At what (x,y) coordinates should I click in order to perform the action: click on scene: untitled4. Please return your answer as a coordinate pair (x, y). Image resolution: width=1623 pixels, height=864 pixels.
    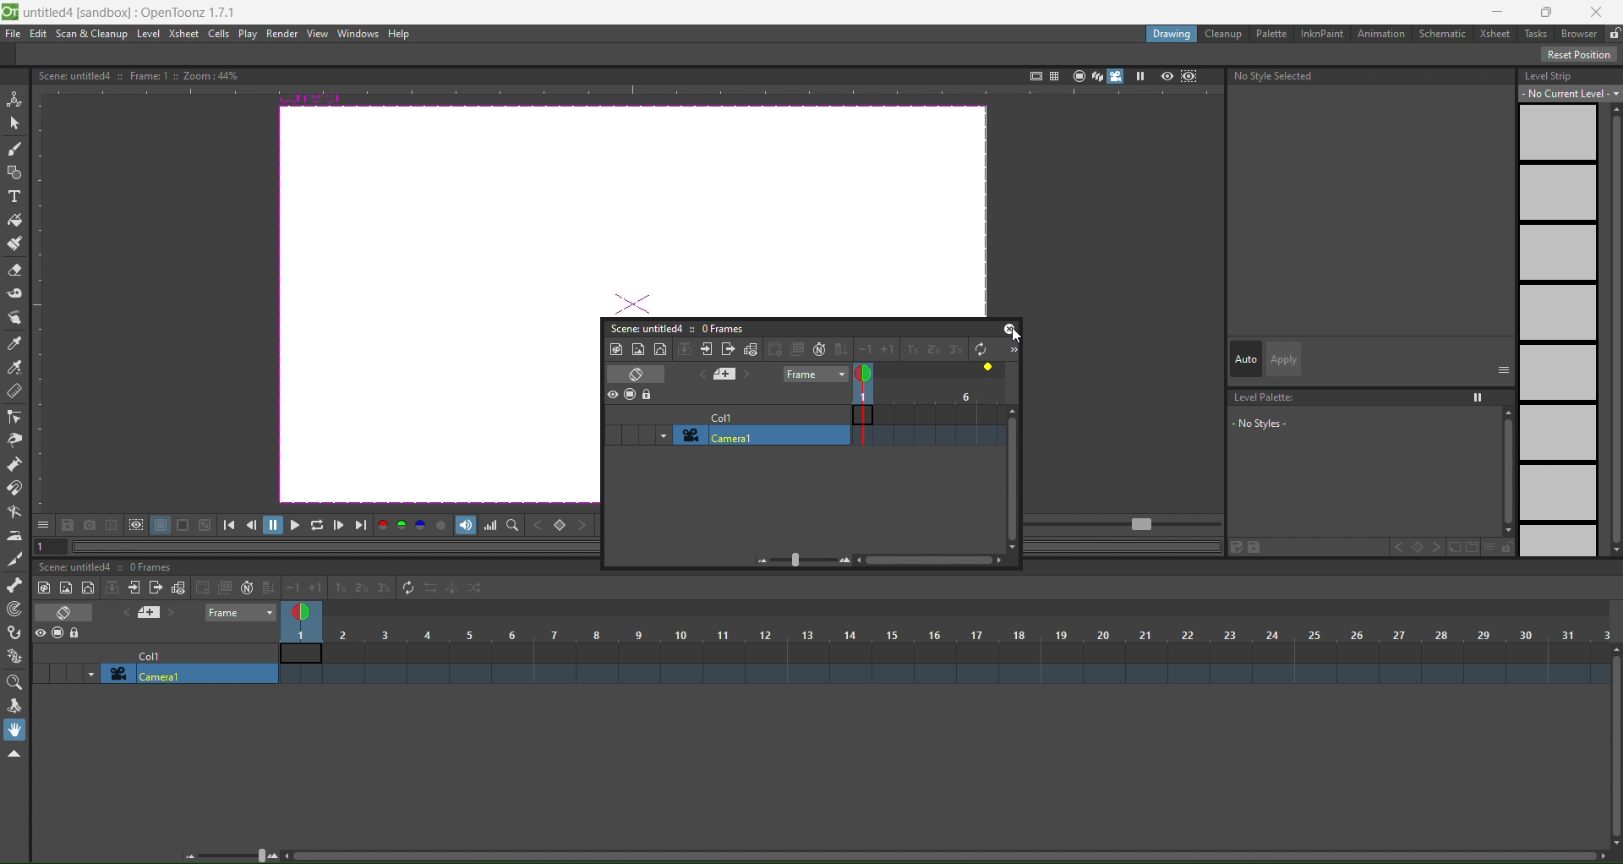
    Looking at the image, I should click on (643, 327).